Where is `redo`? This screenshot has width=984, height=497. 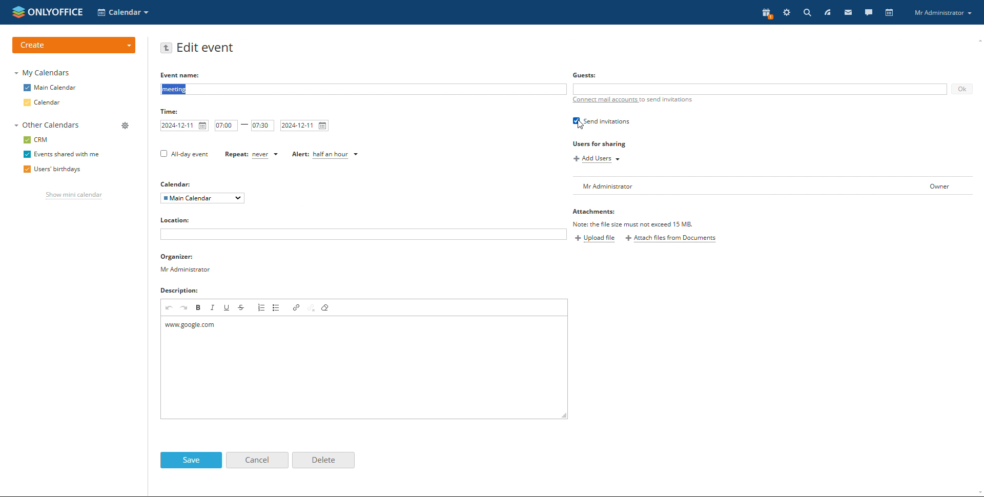
redo is located at coordinates (184, 308).